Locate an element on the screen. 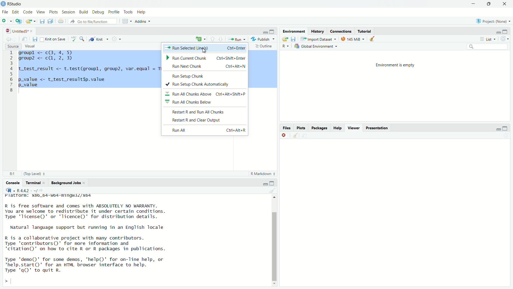 This screenshot has width=513, height=289. RStudio Logo is located at coordinates (4, 4).